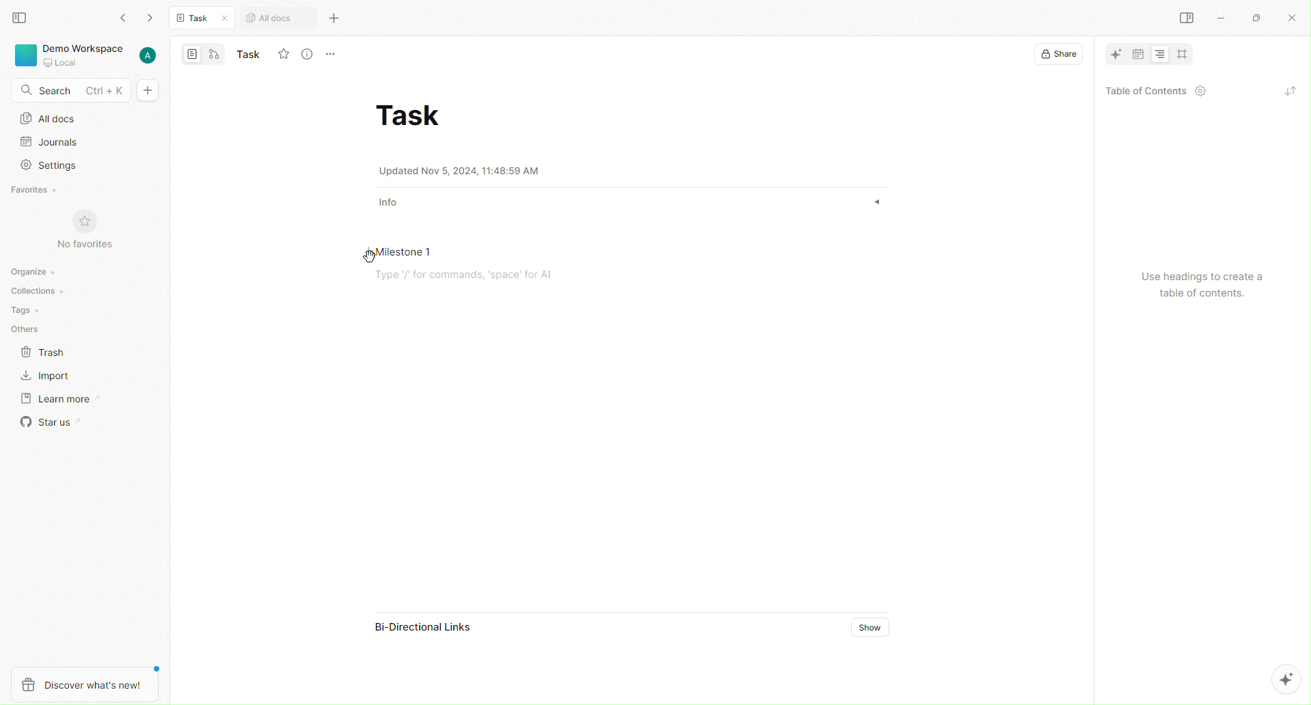 The image size is (1311, 705). I want to click on maximize, so click(1256, 18).